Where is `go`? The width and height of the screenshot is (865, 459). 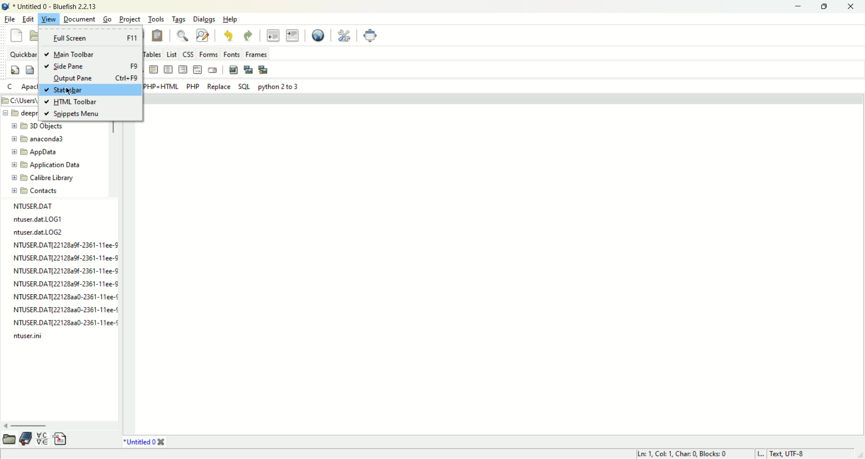
go is located at coordinates (107, 19).